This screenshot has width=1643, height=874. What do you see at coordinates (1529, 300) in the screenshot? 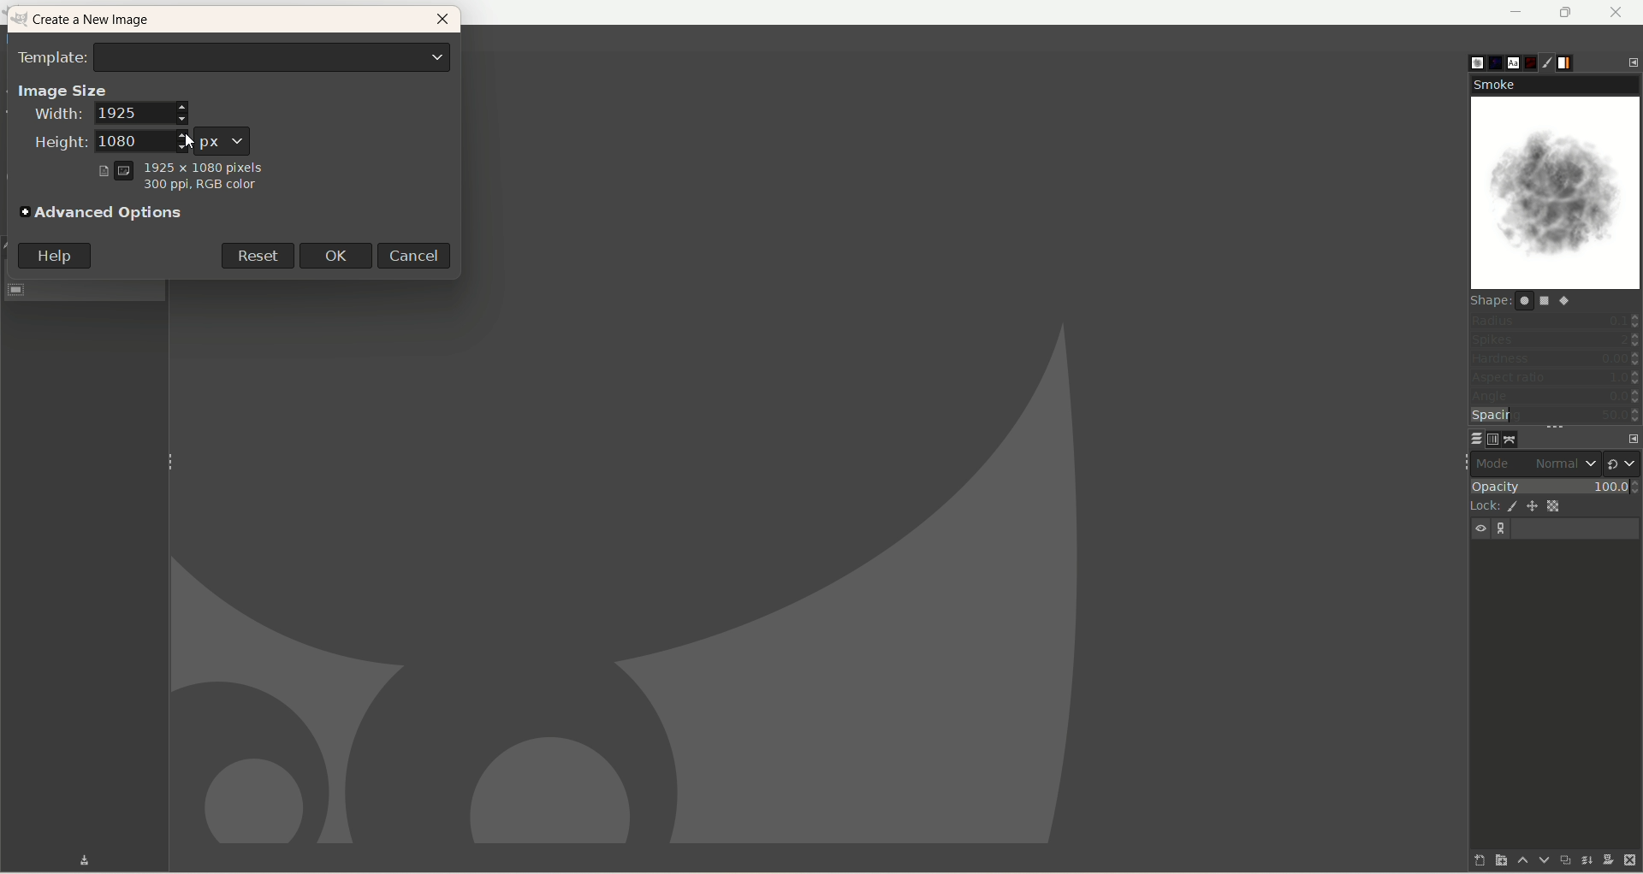
I see `shape` at bounding box center [1529, 300].